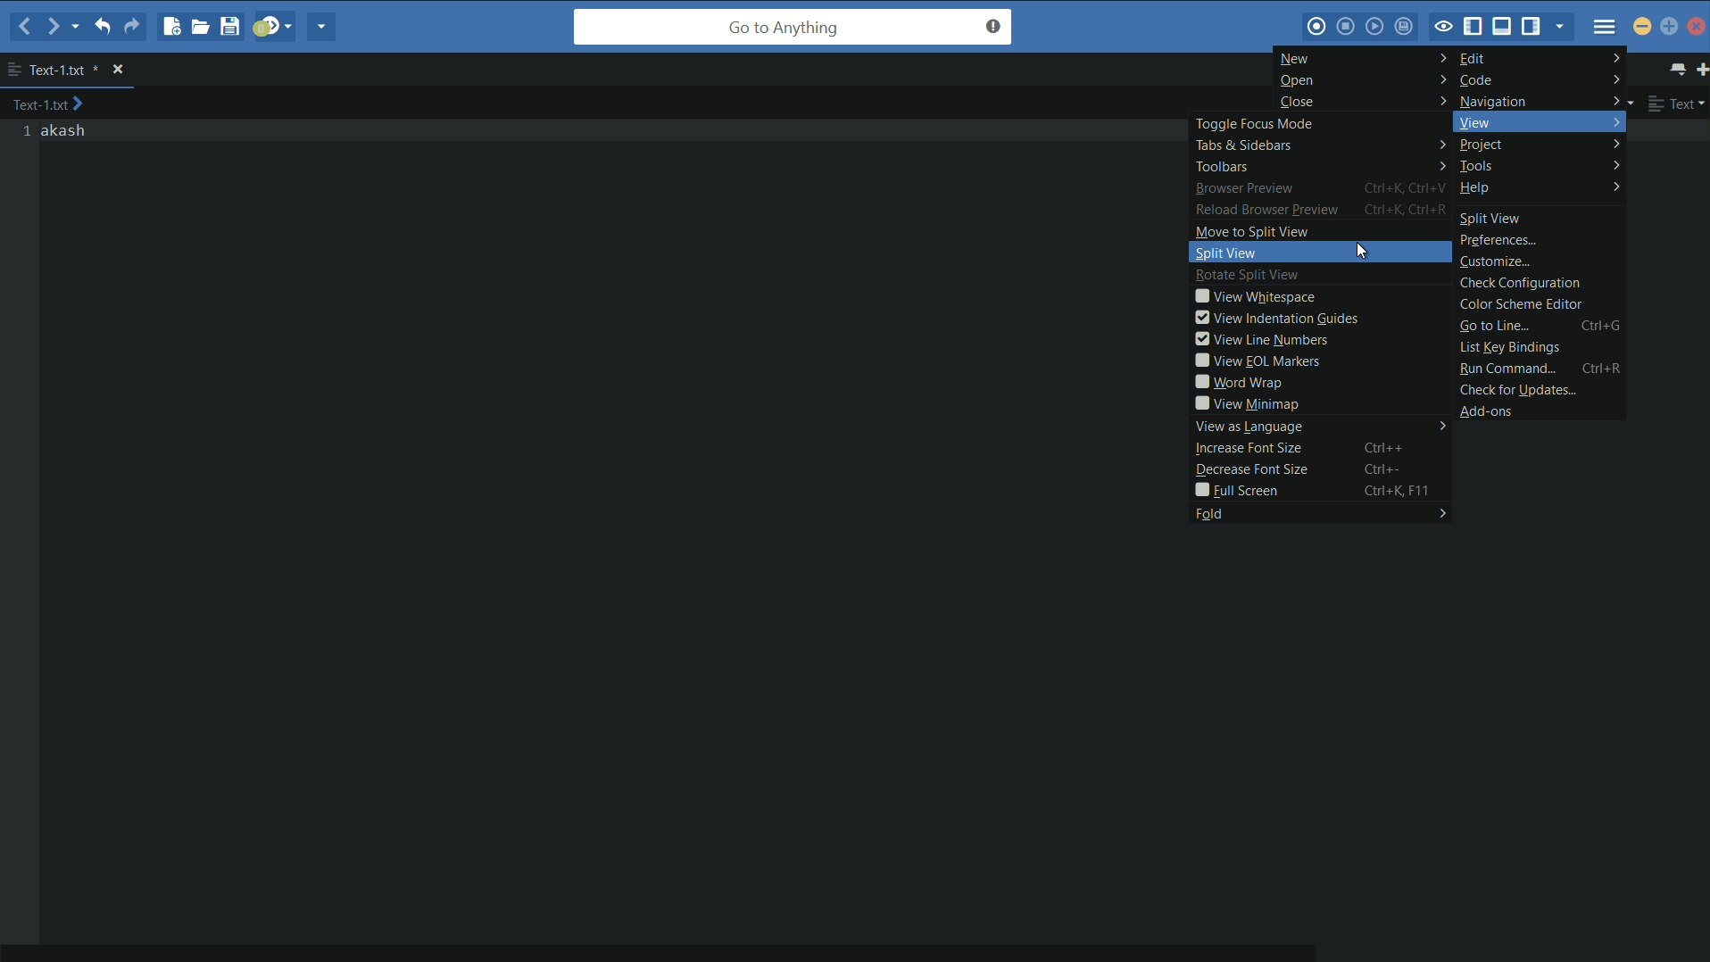 This screenshot has width=1710, height=962. What do you see at coordinates (1540, 57) in the screenshot?
I see `edit` at bounding box center [1540, 57].